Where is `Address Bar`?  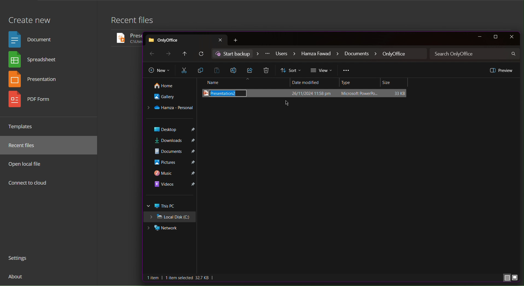 Address Bar is located at coordinates (320, 54).